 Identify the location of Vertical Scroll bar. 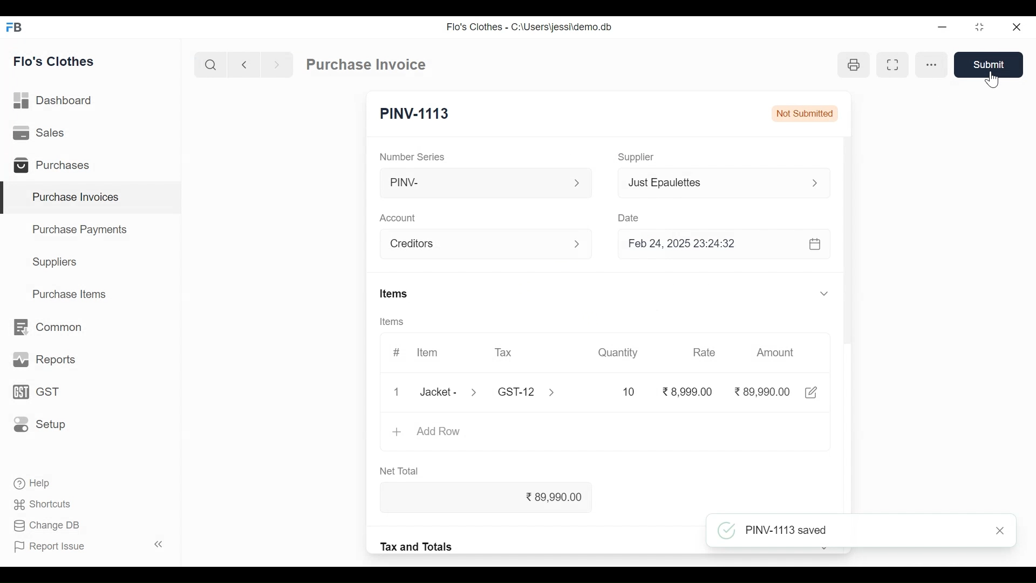
(851, 296).